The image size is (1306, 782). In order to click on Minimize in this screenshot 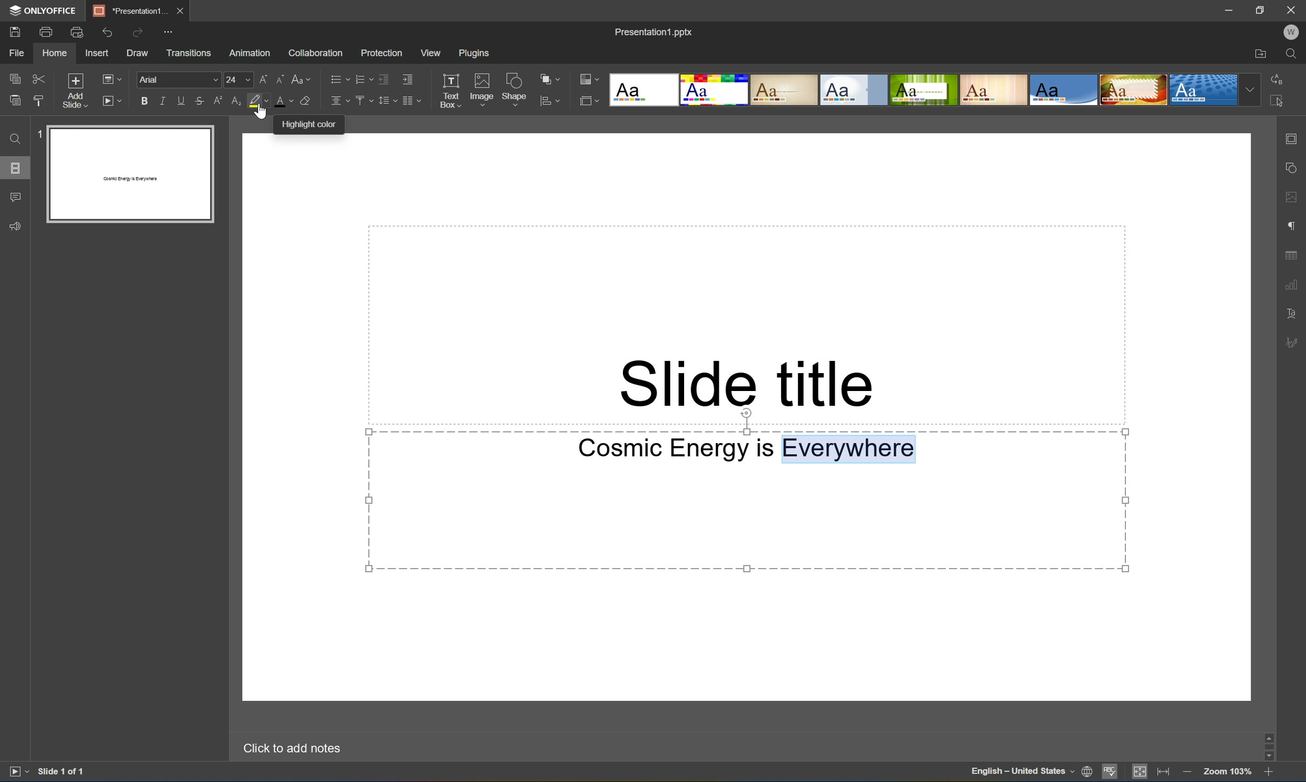, I will do `click(1230, 10)`.